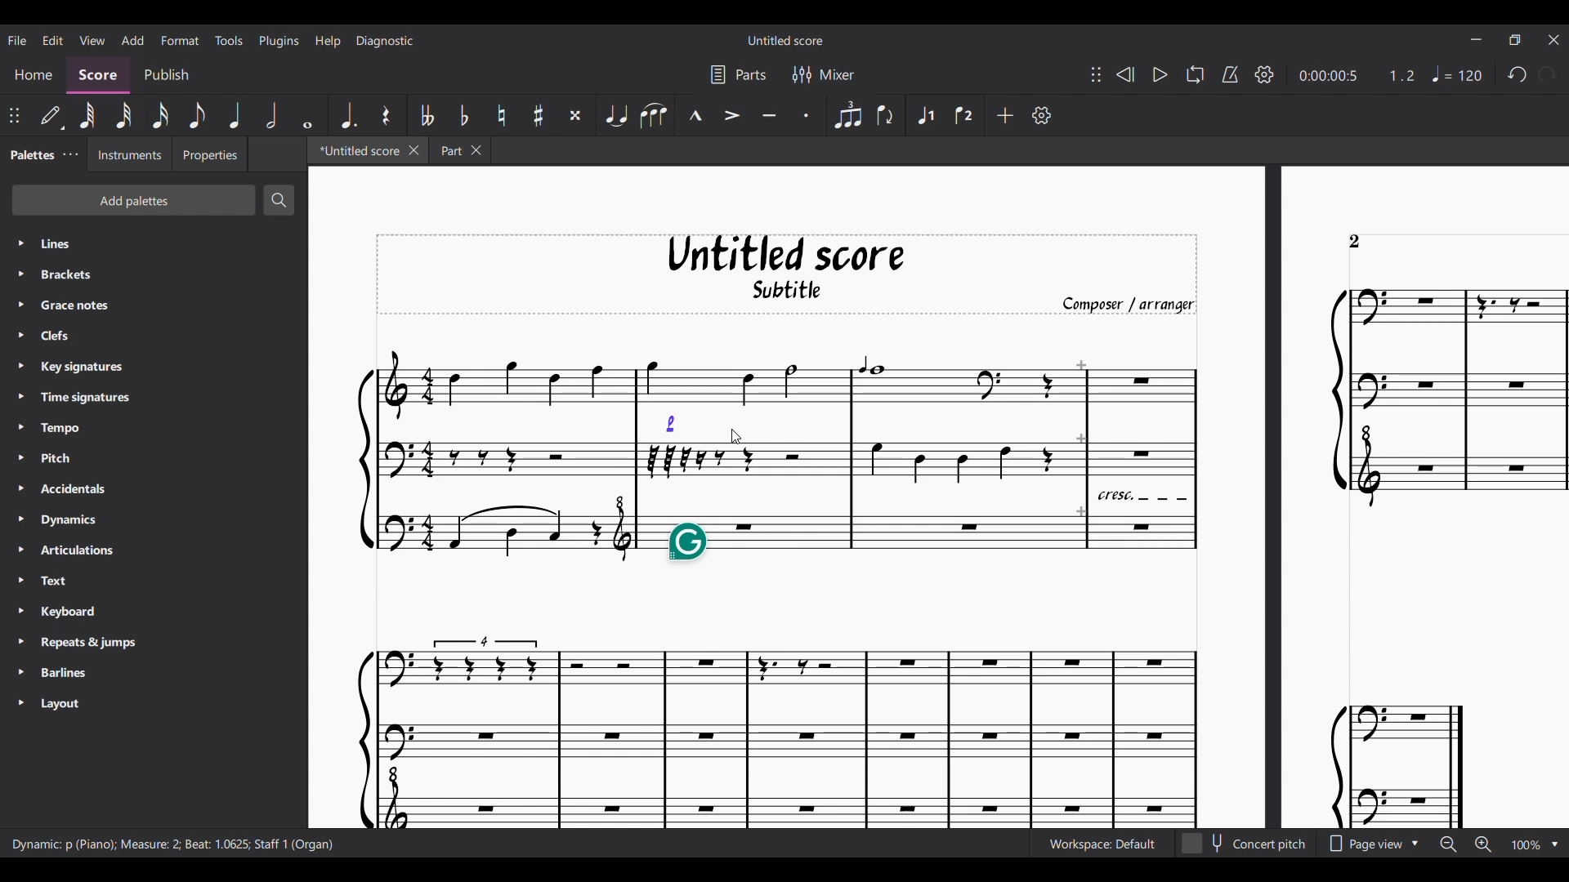  I want to click on Publish section, so click(165, 75).